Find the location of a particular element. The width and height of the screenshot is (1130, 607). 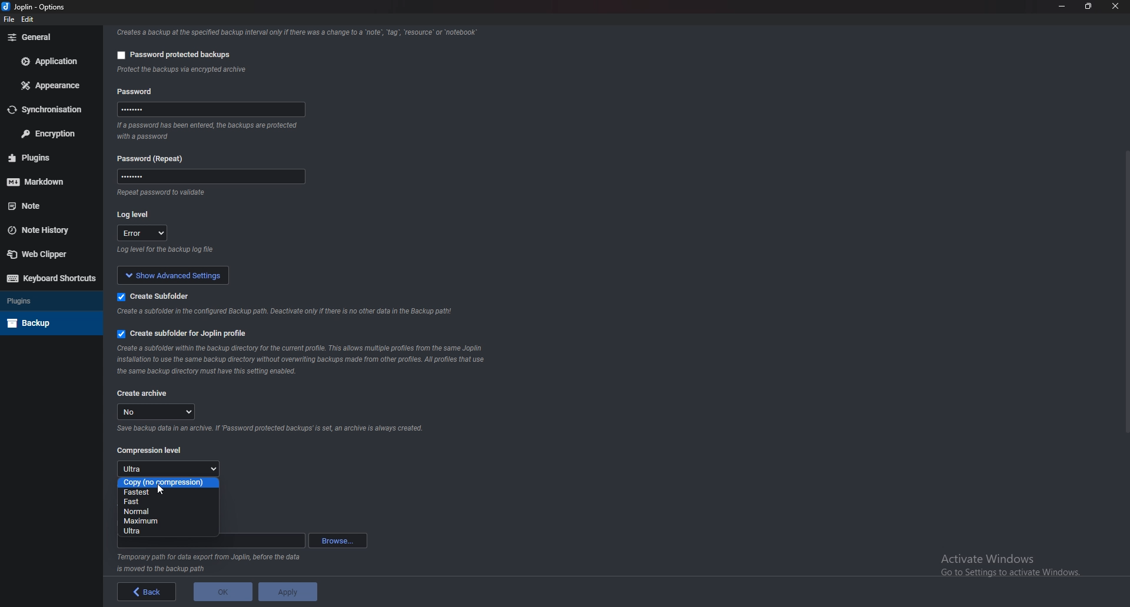

Note history is located at coordinates (48, 230).